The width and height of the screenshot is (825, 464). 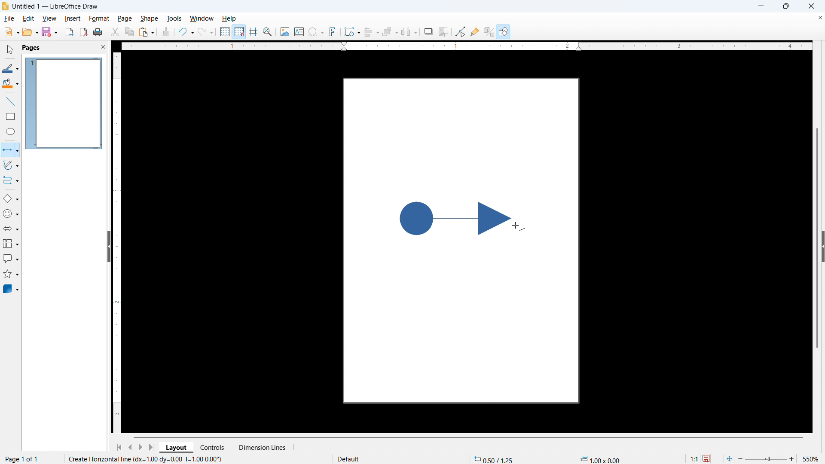 I want to click on Guideline while moving , so click(x=254, y=31).